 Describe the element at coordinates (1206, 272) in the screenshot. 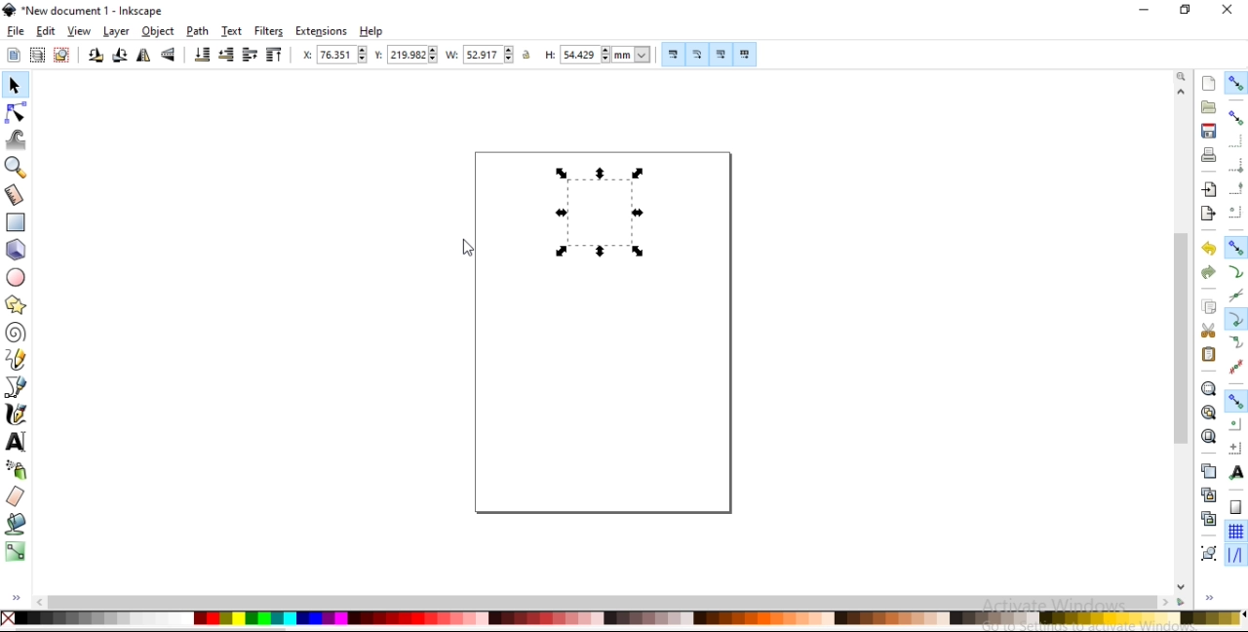

I see `redo` at that location.